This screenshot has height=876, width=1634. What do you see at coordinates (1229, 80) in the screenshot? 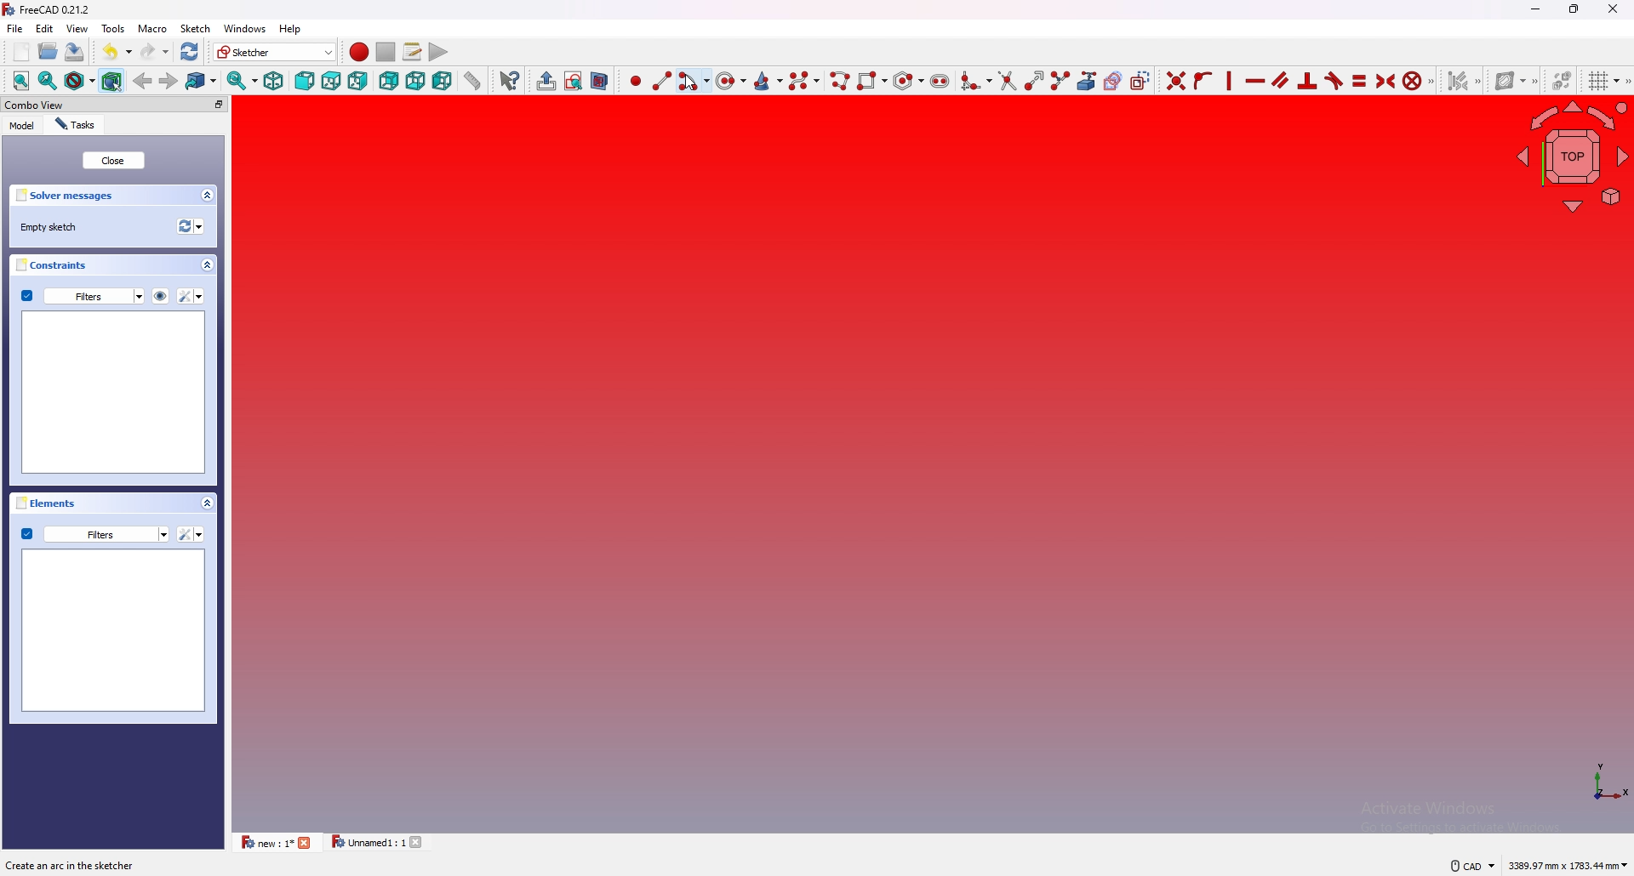
I see `constraint vertically` at bounding box center [1229, 80].